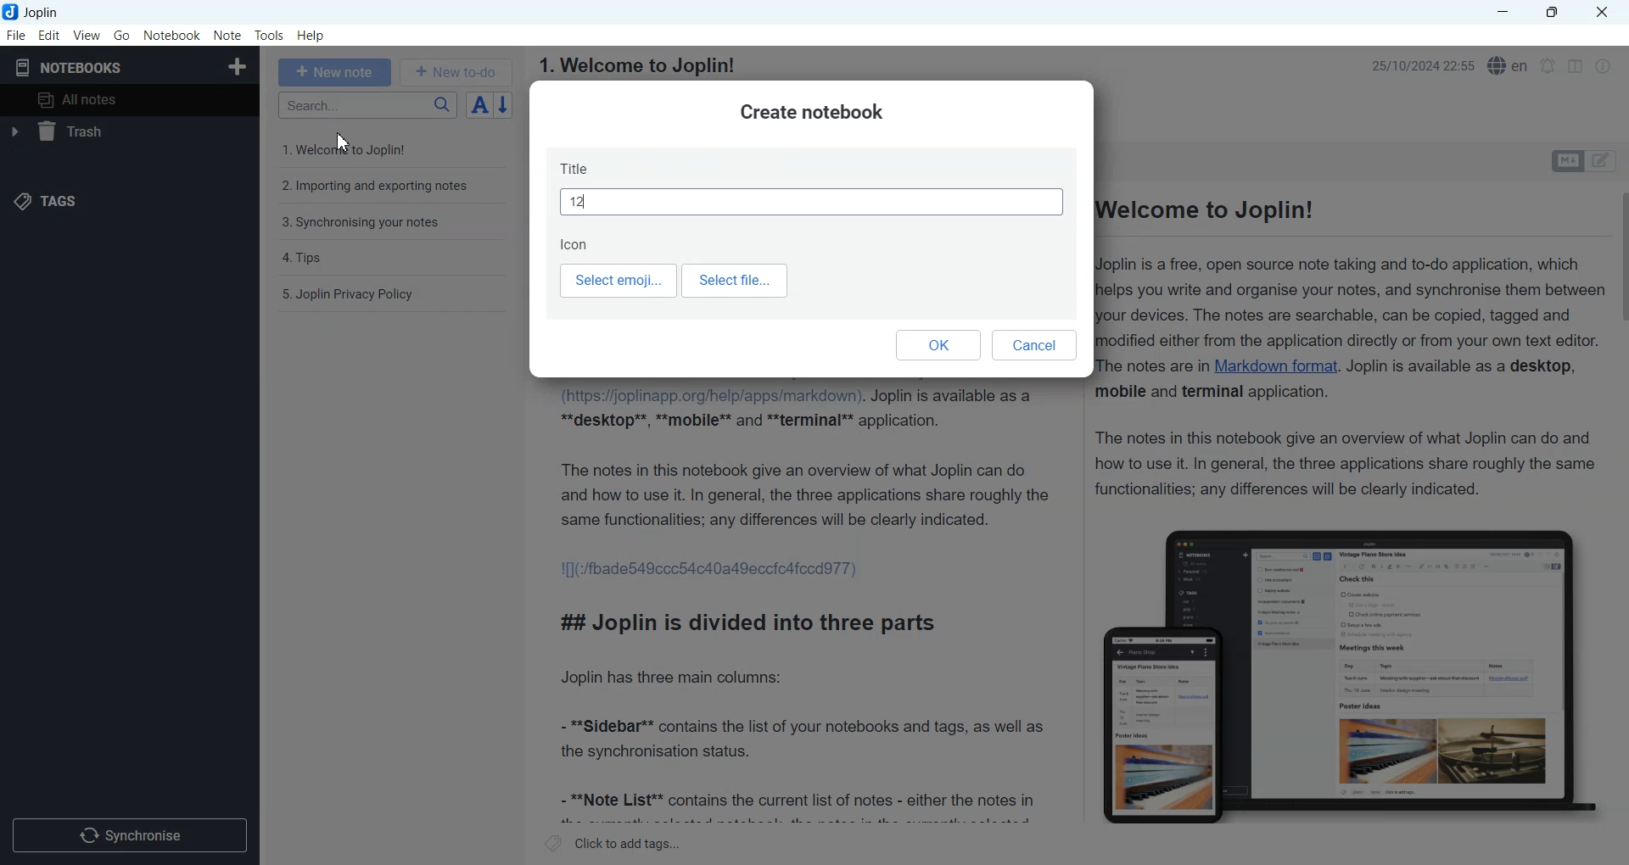  I want to click on Reverse sort order, so click(506, 105).